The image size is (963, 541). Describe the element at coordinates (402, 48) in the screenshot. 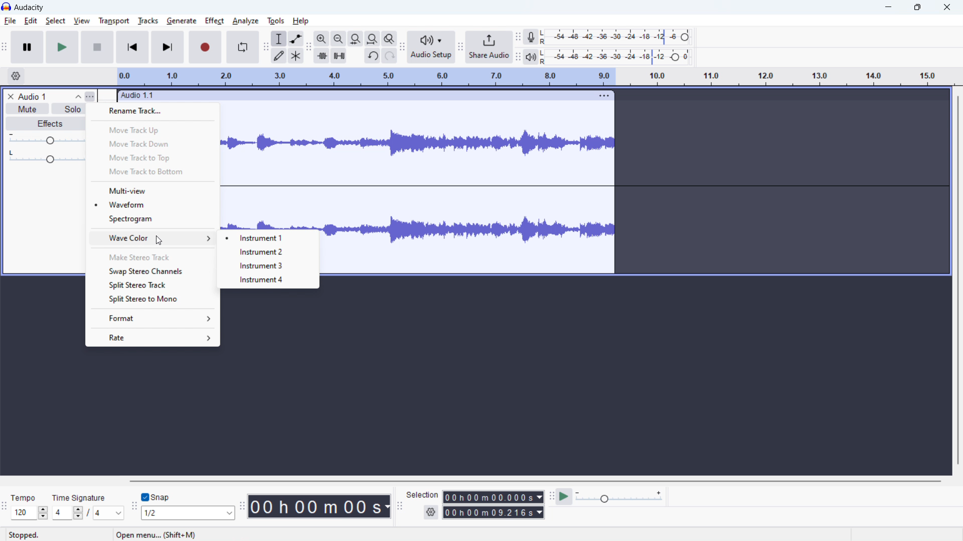

I see `audio setup toolbar` at that location.